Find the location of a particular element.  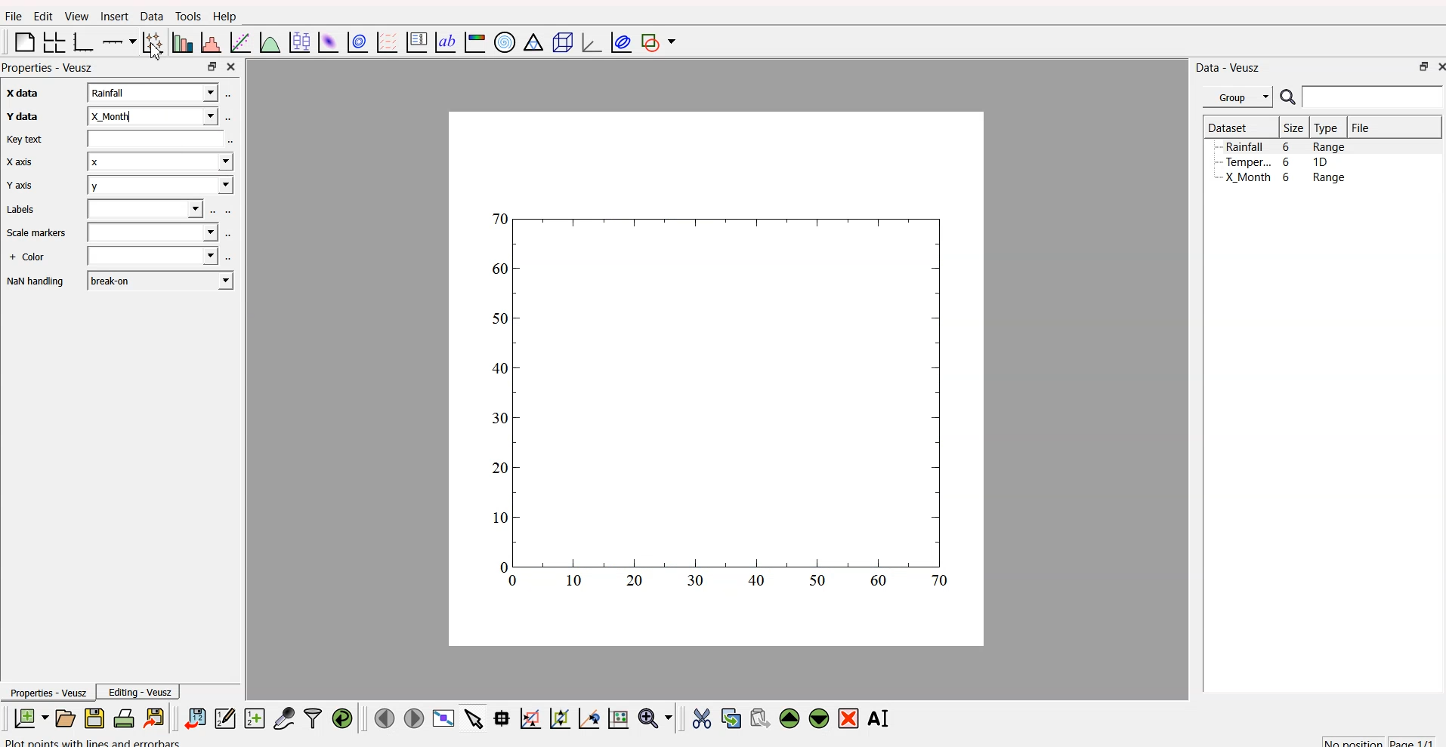

close is located at coordinates (1438, 68).